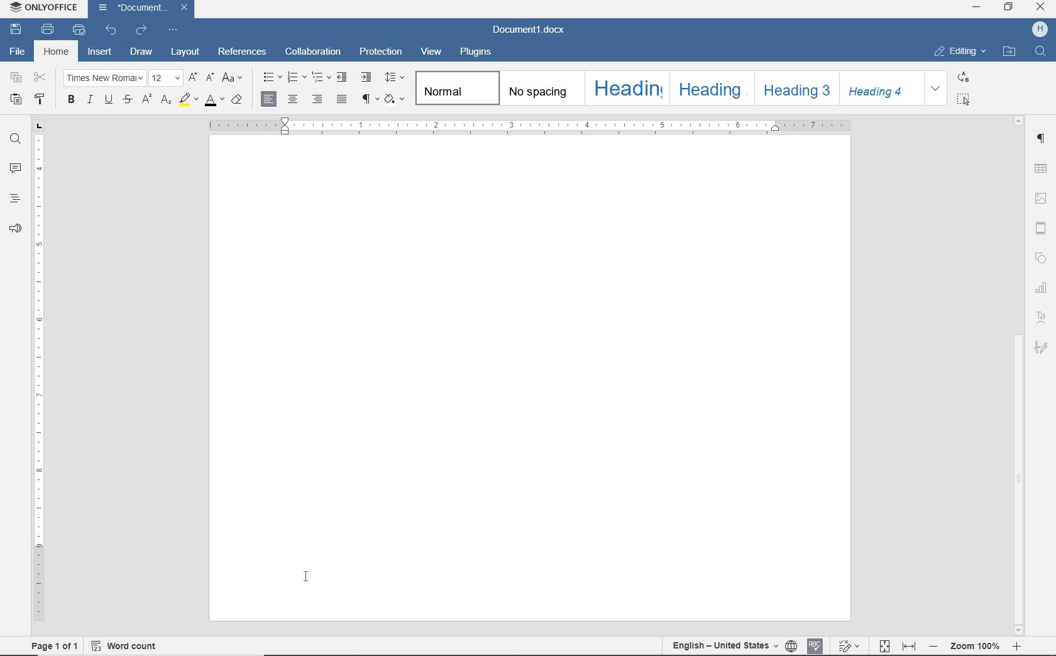 This screenshot has height=656, width=1056. I want to click on replace, so click(963, 77).